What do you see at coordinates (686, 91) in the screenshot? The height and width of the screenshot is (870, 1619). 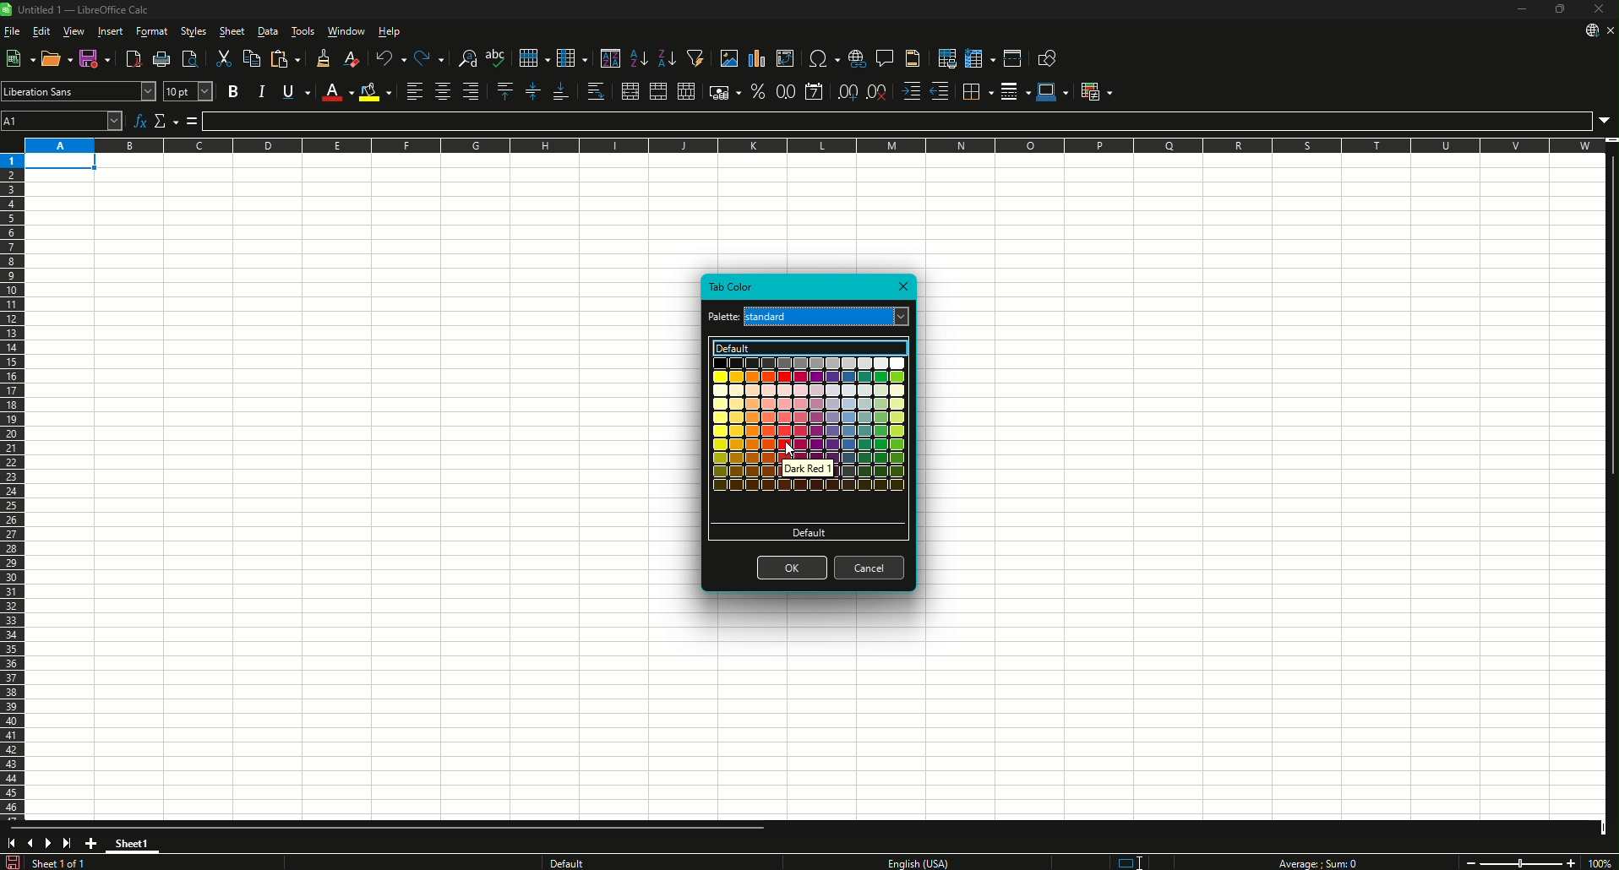 I see `Unmerge Cells` at bounding box center [686, 91].